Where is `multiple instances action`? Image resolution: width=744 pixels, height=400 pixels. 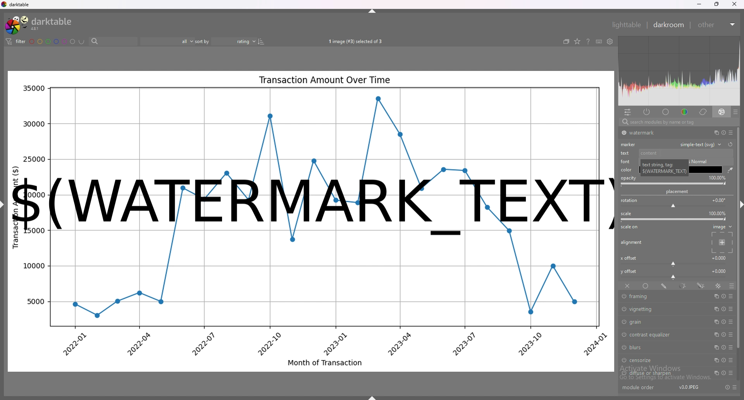
multiple instances action is located at coordinates (714, 133).